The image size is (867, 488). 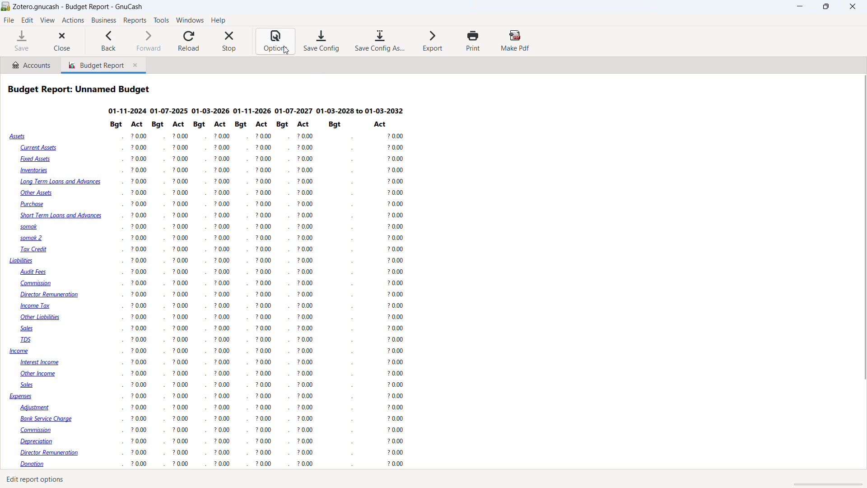 What do you see at coordinates (42, 431) in the screenshot?
I see `Commission` at bounding box center [42, 431].